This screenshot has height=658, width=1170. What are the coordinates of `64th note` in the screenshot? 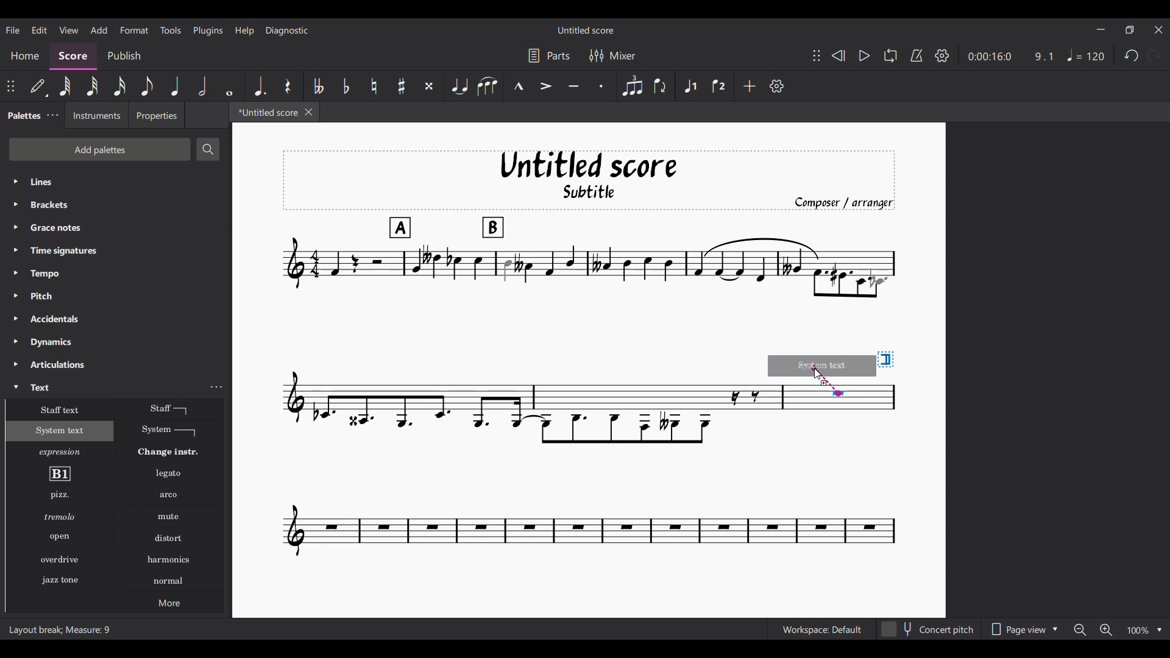 It's located at (65, 86).